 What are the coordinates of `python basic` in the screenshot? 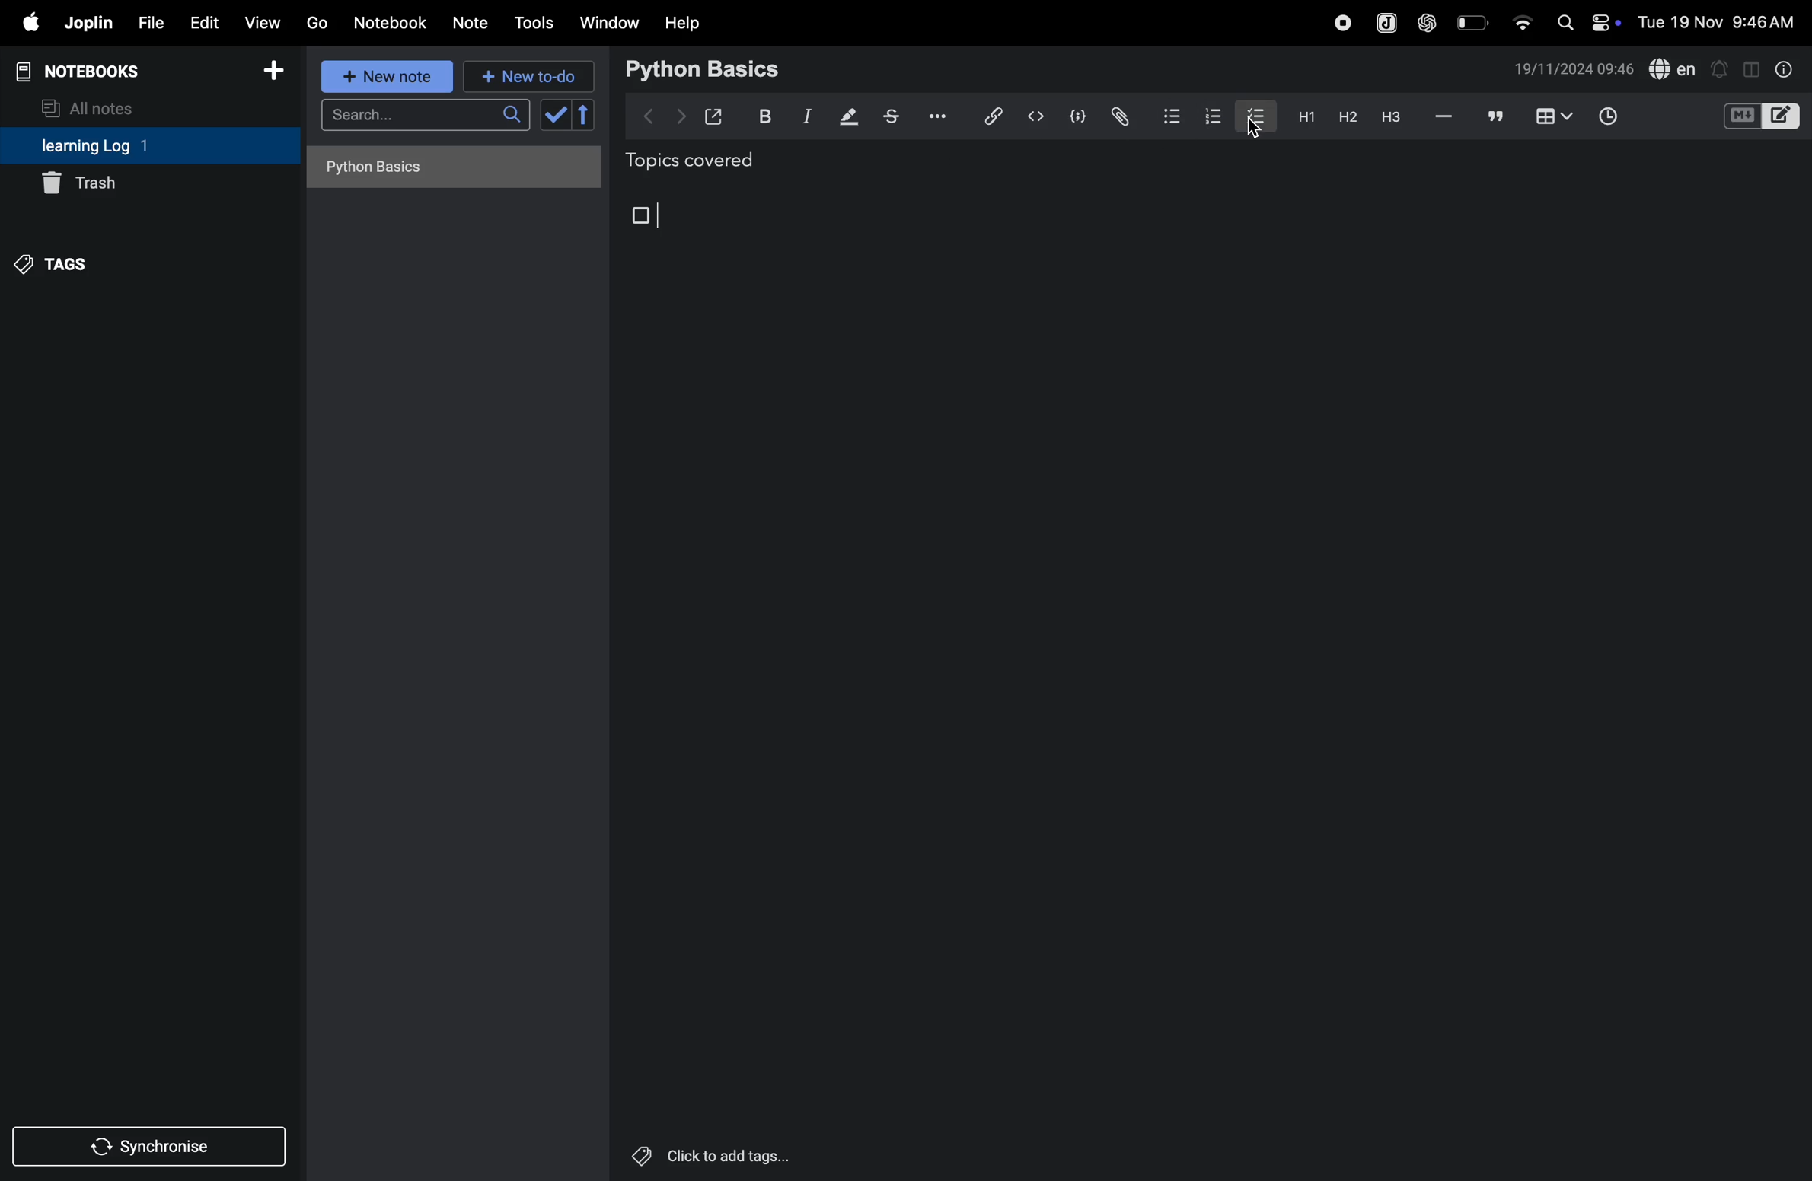 It's located at (705, 68).